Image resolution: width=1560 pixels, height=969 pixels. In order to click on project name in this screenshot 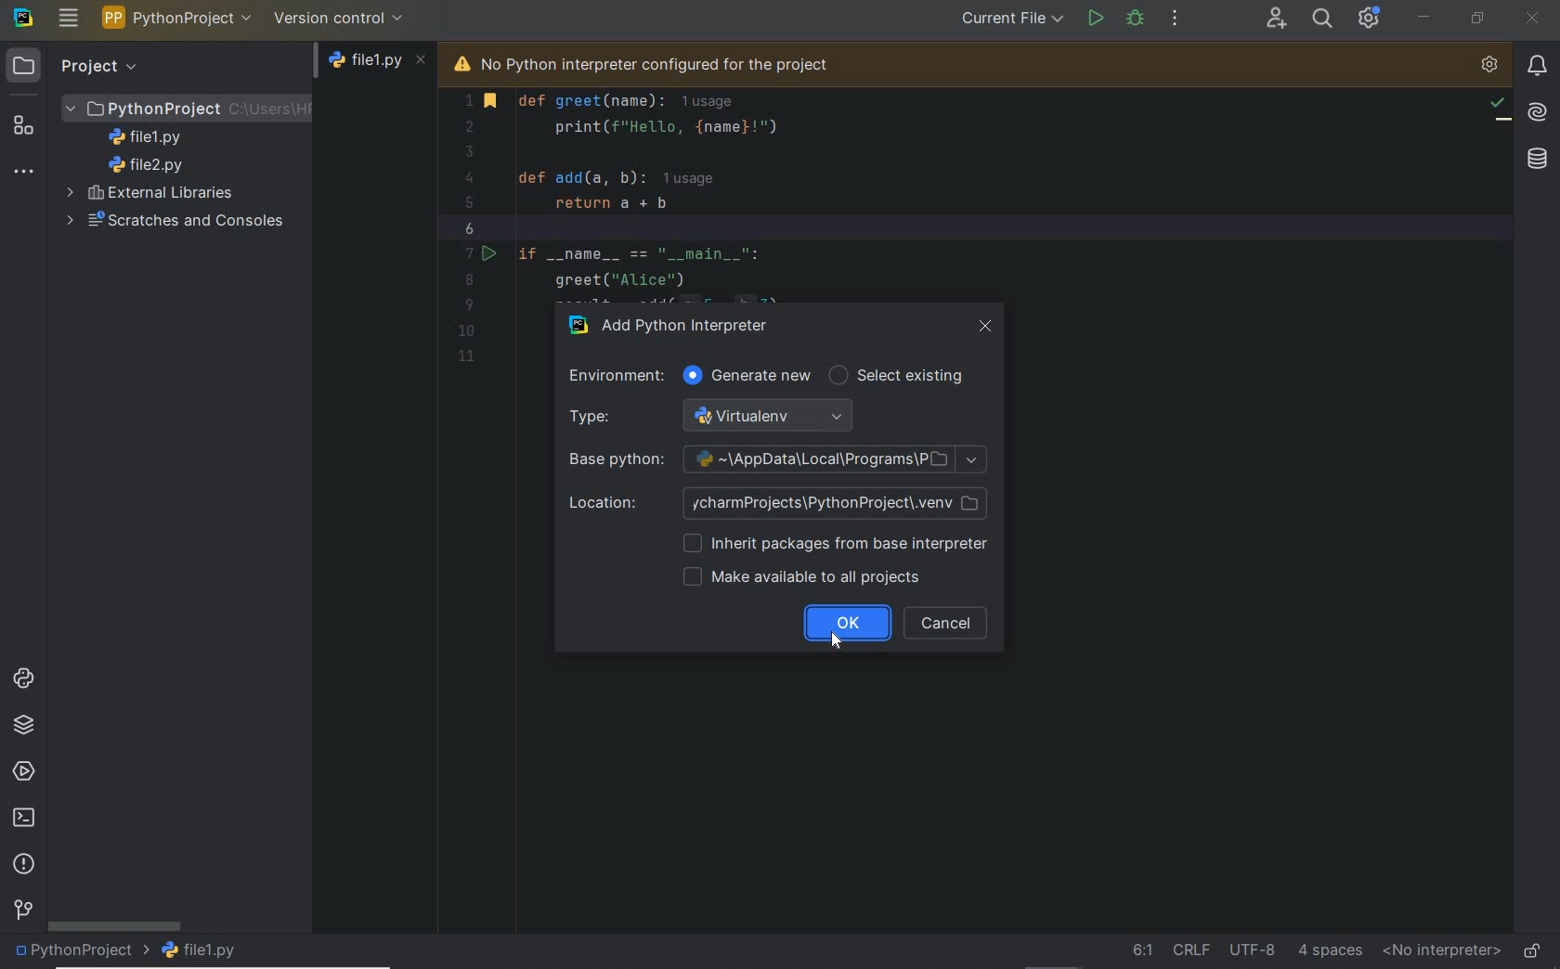, I will do `click(81, 952)`.